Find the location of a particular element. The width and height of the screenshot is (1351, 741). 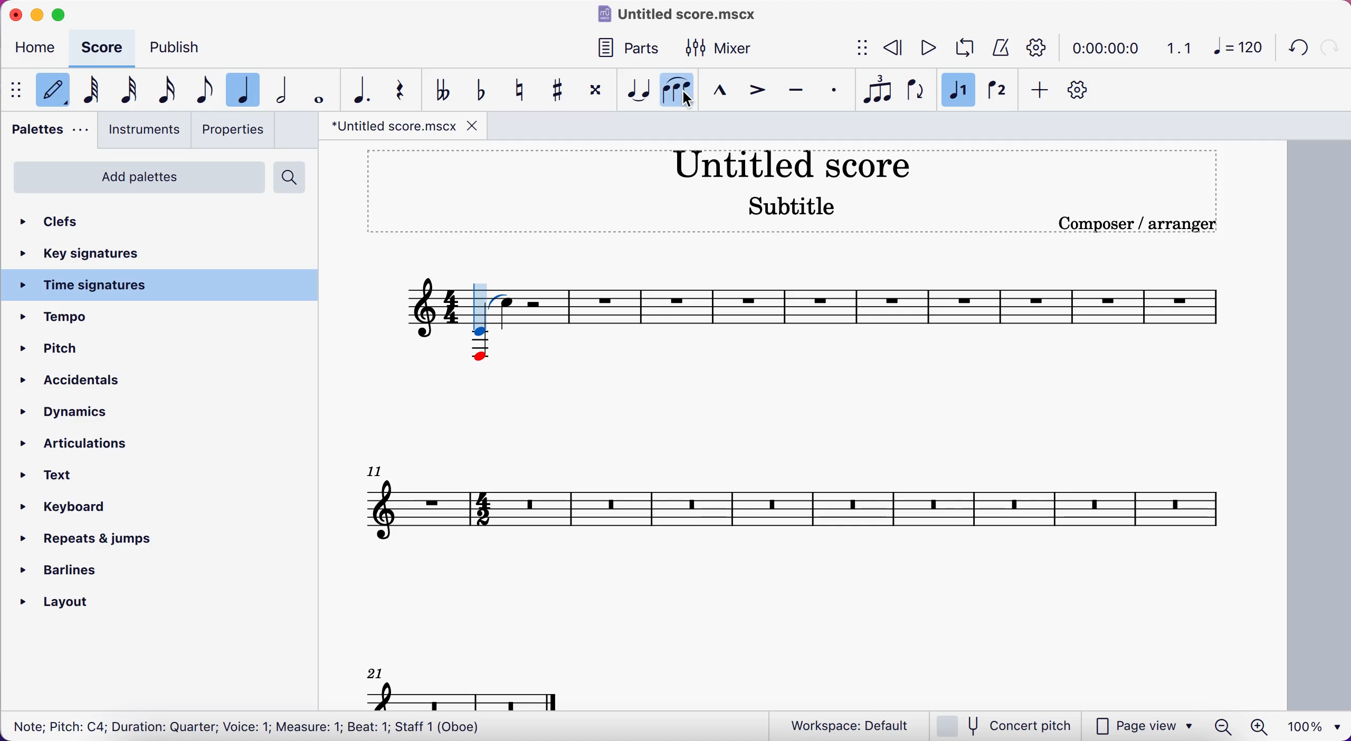

toggle flat is located at coordinates (480, 91).